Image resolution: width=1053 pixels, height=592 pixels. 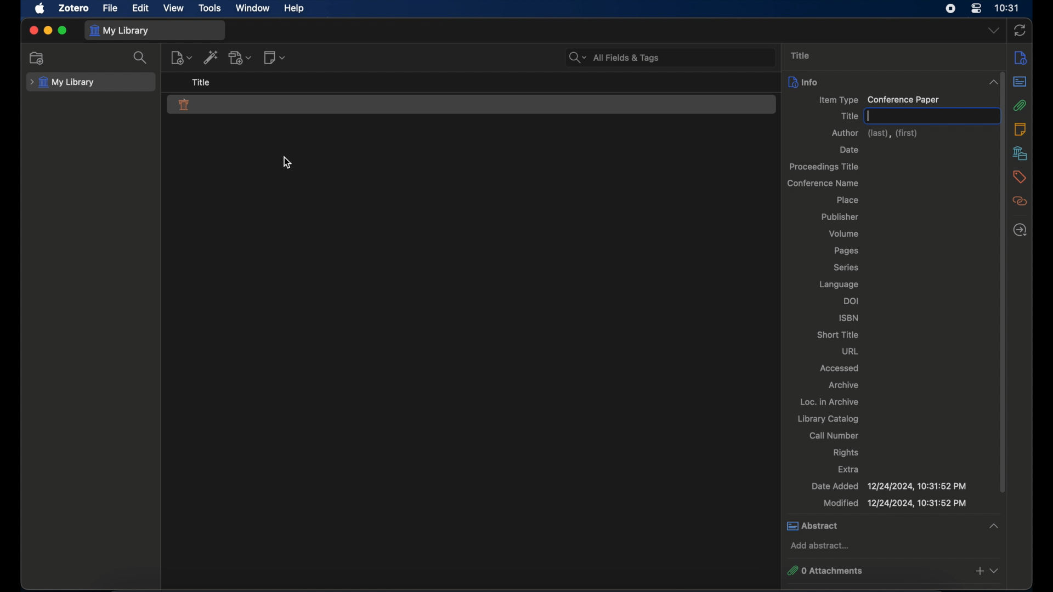 I want to click on series, so click(x=846, y=267).